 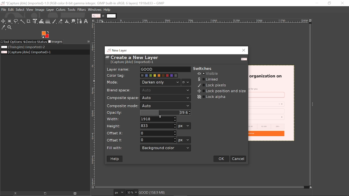 I want to click on Width:, so click(x=113, y=119).